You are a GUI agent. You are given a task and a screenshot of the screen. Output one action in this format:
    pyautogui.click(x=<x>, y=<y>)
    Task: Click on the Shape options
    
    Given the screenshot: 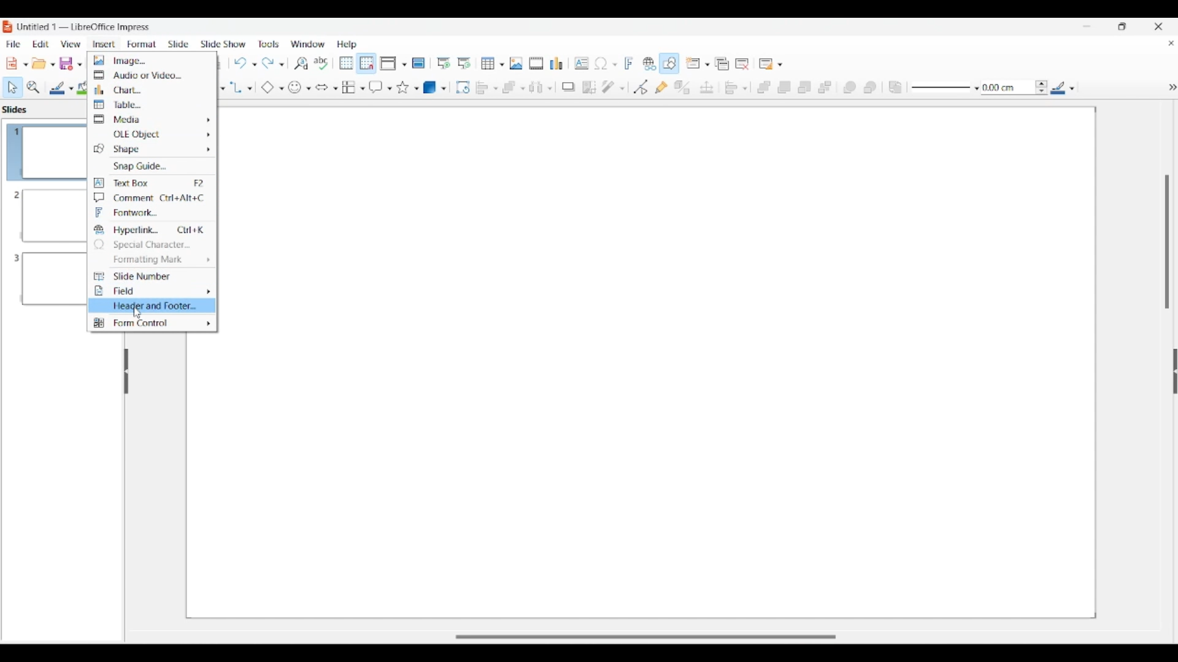 What is the action you would take?
    pyautogui.click(x=151, y=149)
    